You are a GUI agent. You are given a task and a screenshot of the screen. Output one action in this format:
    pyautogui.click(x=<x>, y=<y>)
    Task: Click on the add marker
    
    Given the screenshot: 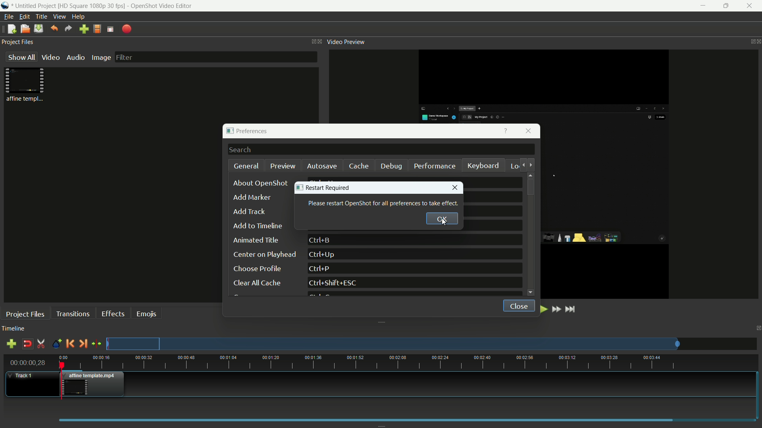 What is the action you would take?
    pyautogui.click(x=251, y=198)
    